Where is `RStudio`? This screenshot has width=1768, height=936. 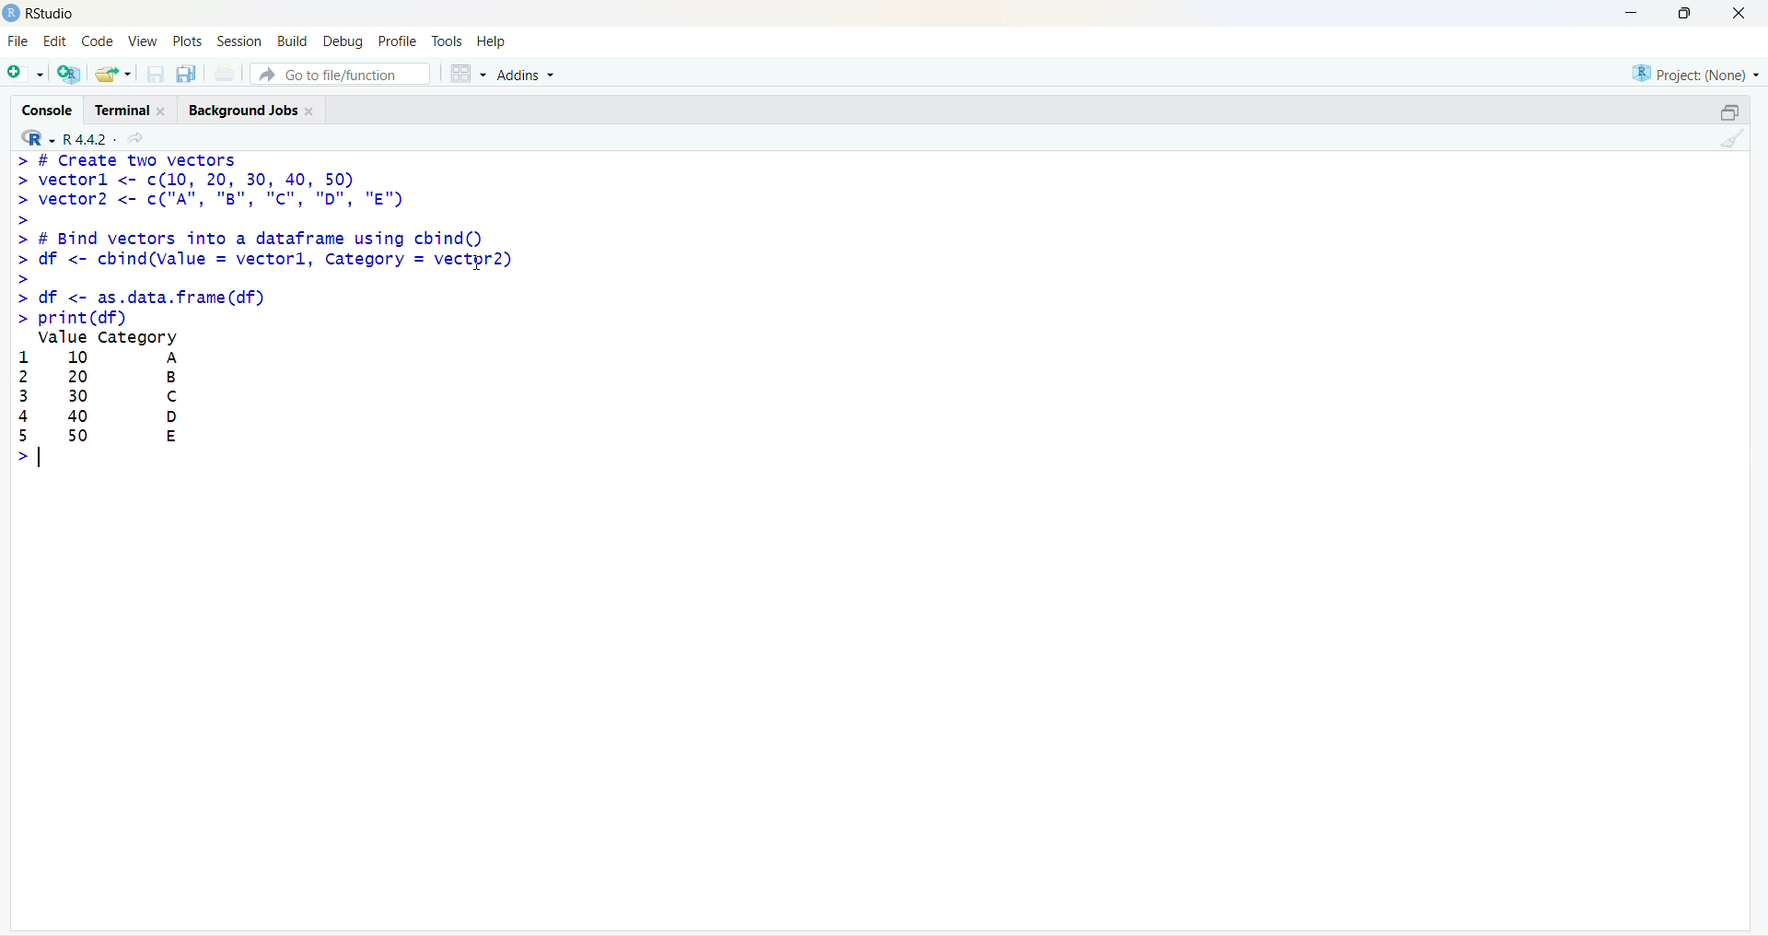
RStudio is located at coordinates (51, 14).